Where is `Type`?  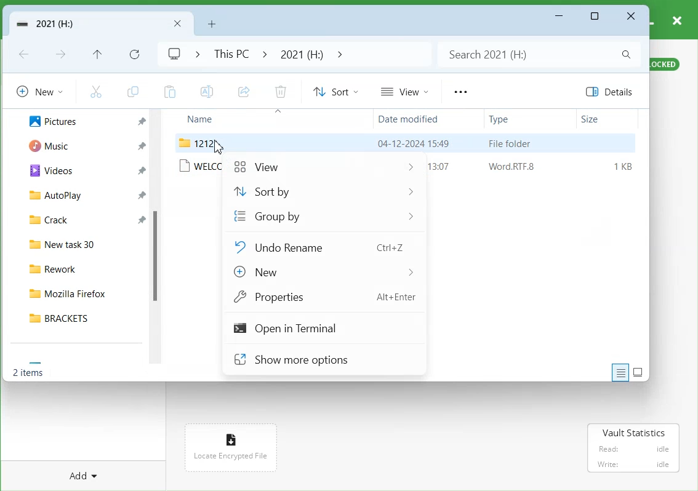
Type is located at coordinates (517, 120).